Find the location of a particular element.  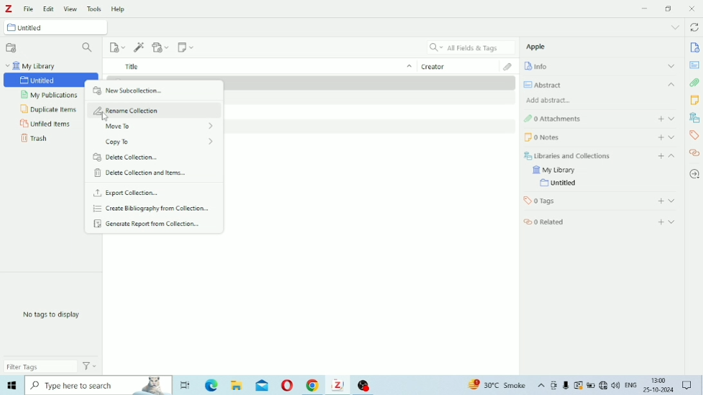

Add is located at coordinates (661, 201).